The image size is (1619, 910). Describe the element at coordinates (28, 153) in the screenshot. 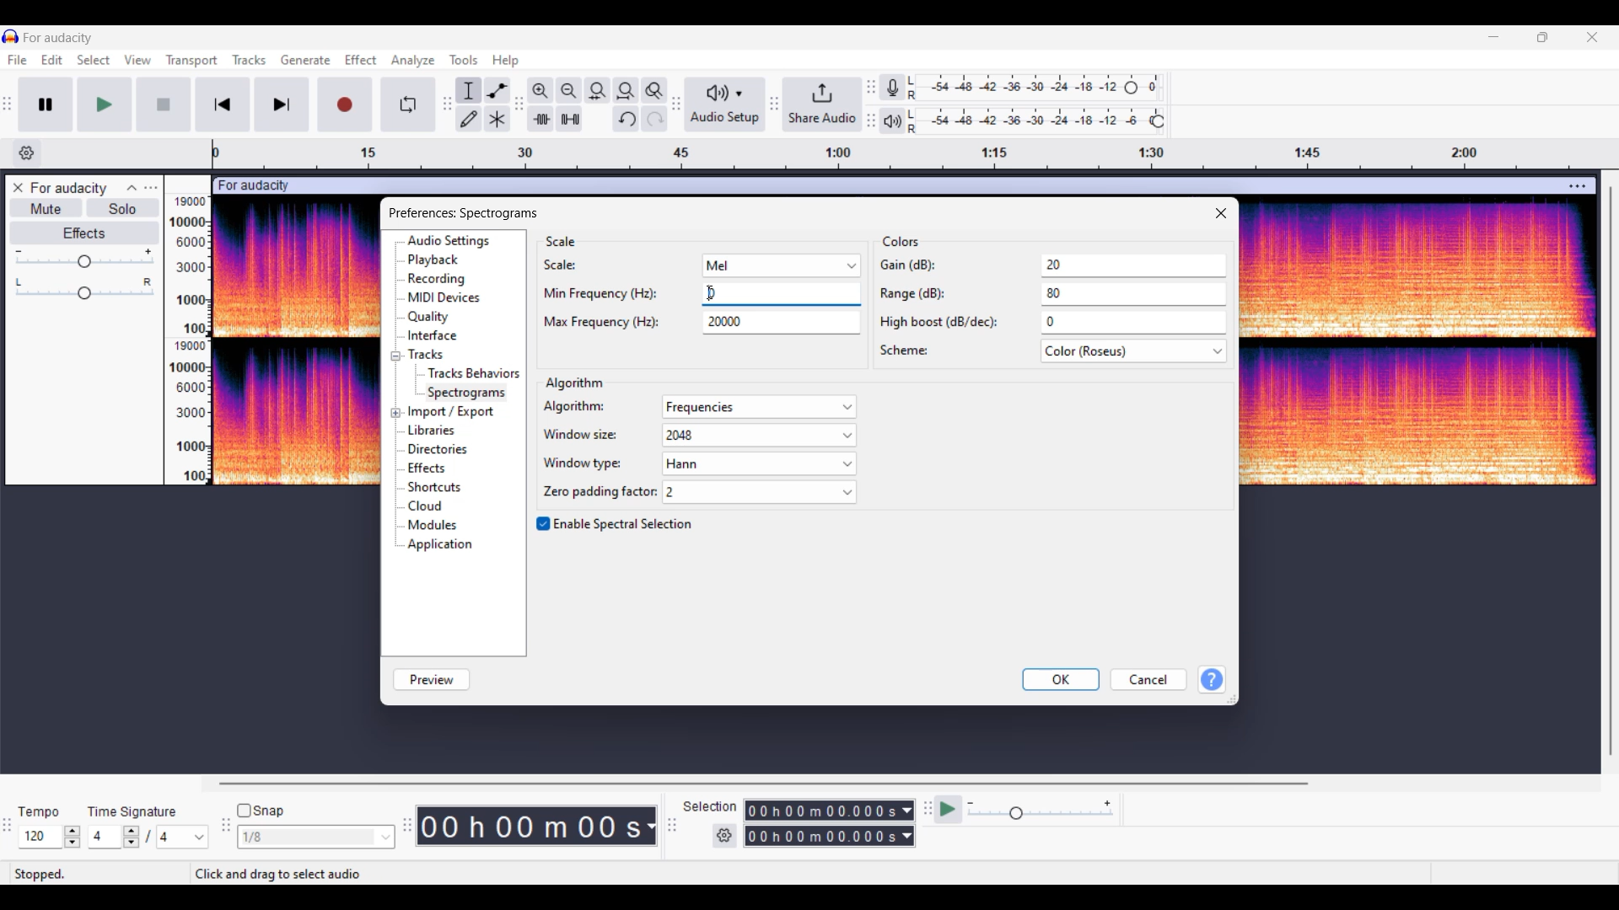

I see `Timeline options` at that location.